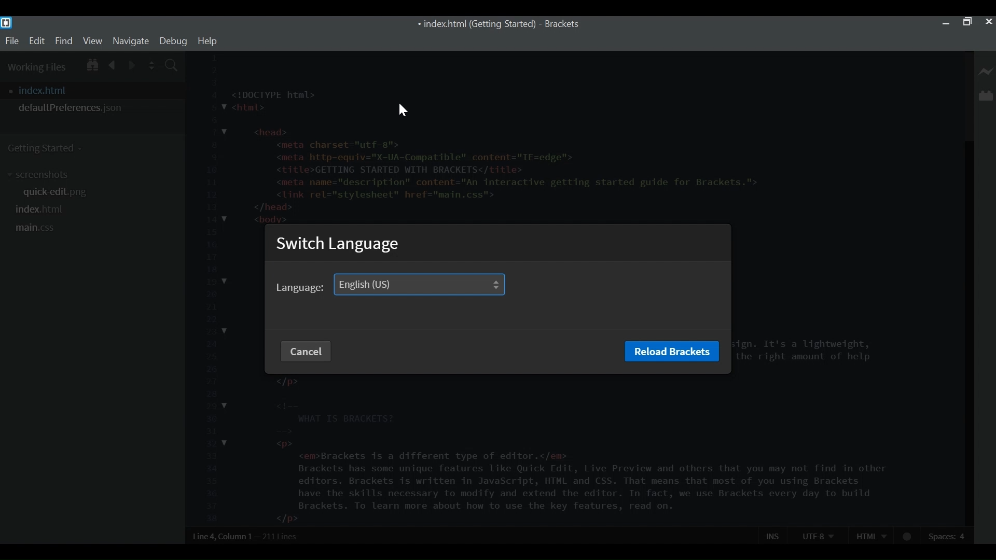 The image size is (996, 560). Describe the element at coordinates (41, 209) in the screenshot. I see `index.html` at that location.